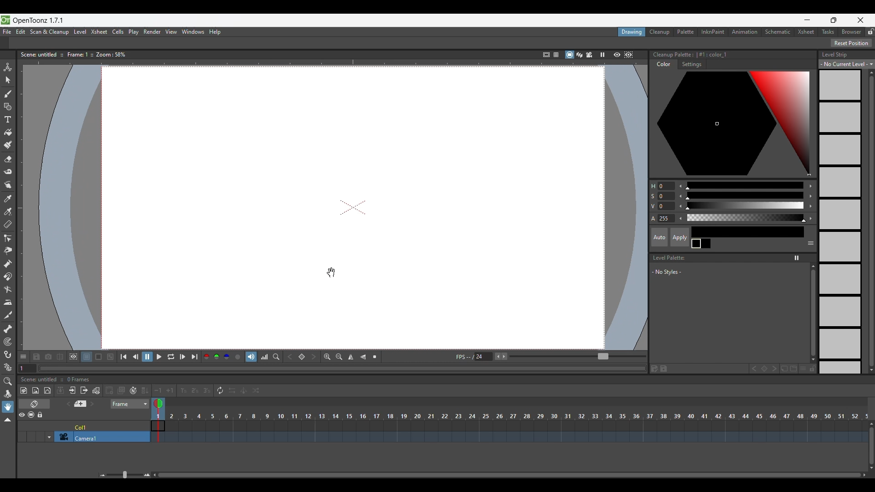 Image resolution: width=875 pixels, height=492 pixels. What do you see at coordinates (206, 355) in the screenshot?
I see `Red channel` at bounding box center [206, 355].